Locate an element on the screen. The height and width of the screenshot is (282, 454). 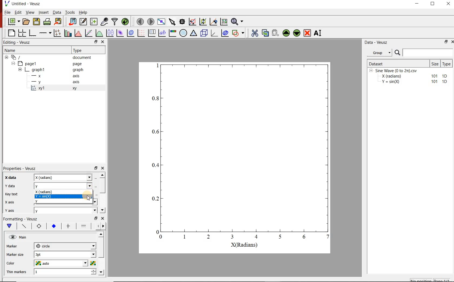
plot key is located at coordinates (152, 33).